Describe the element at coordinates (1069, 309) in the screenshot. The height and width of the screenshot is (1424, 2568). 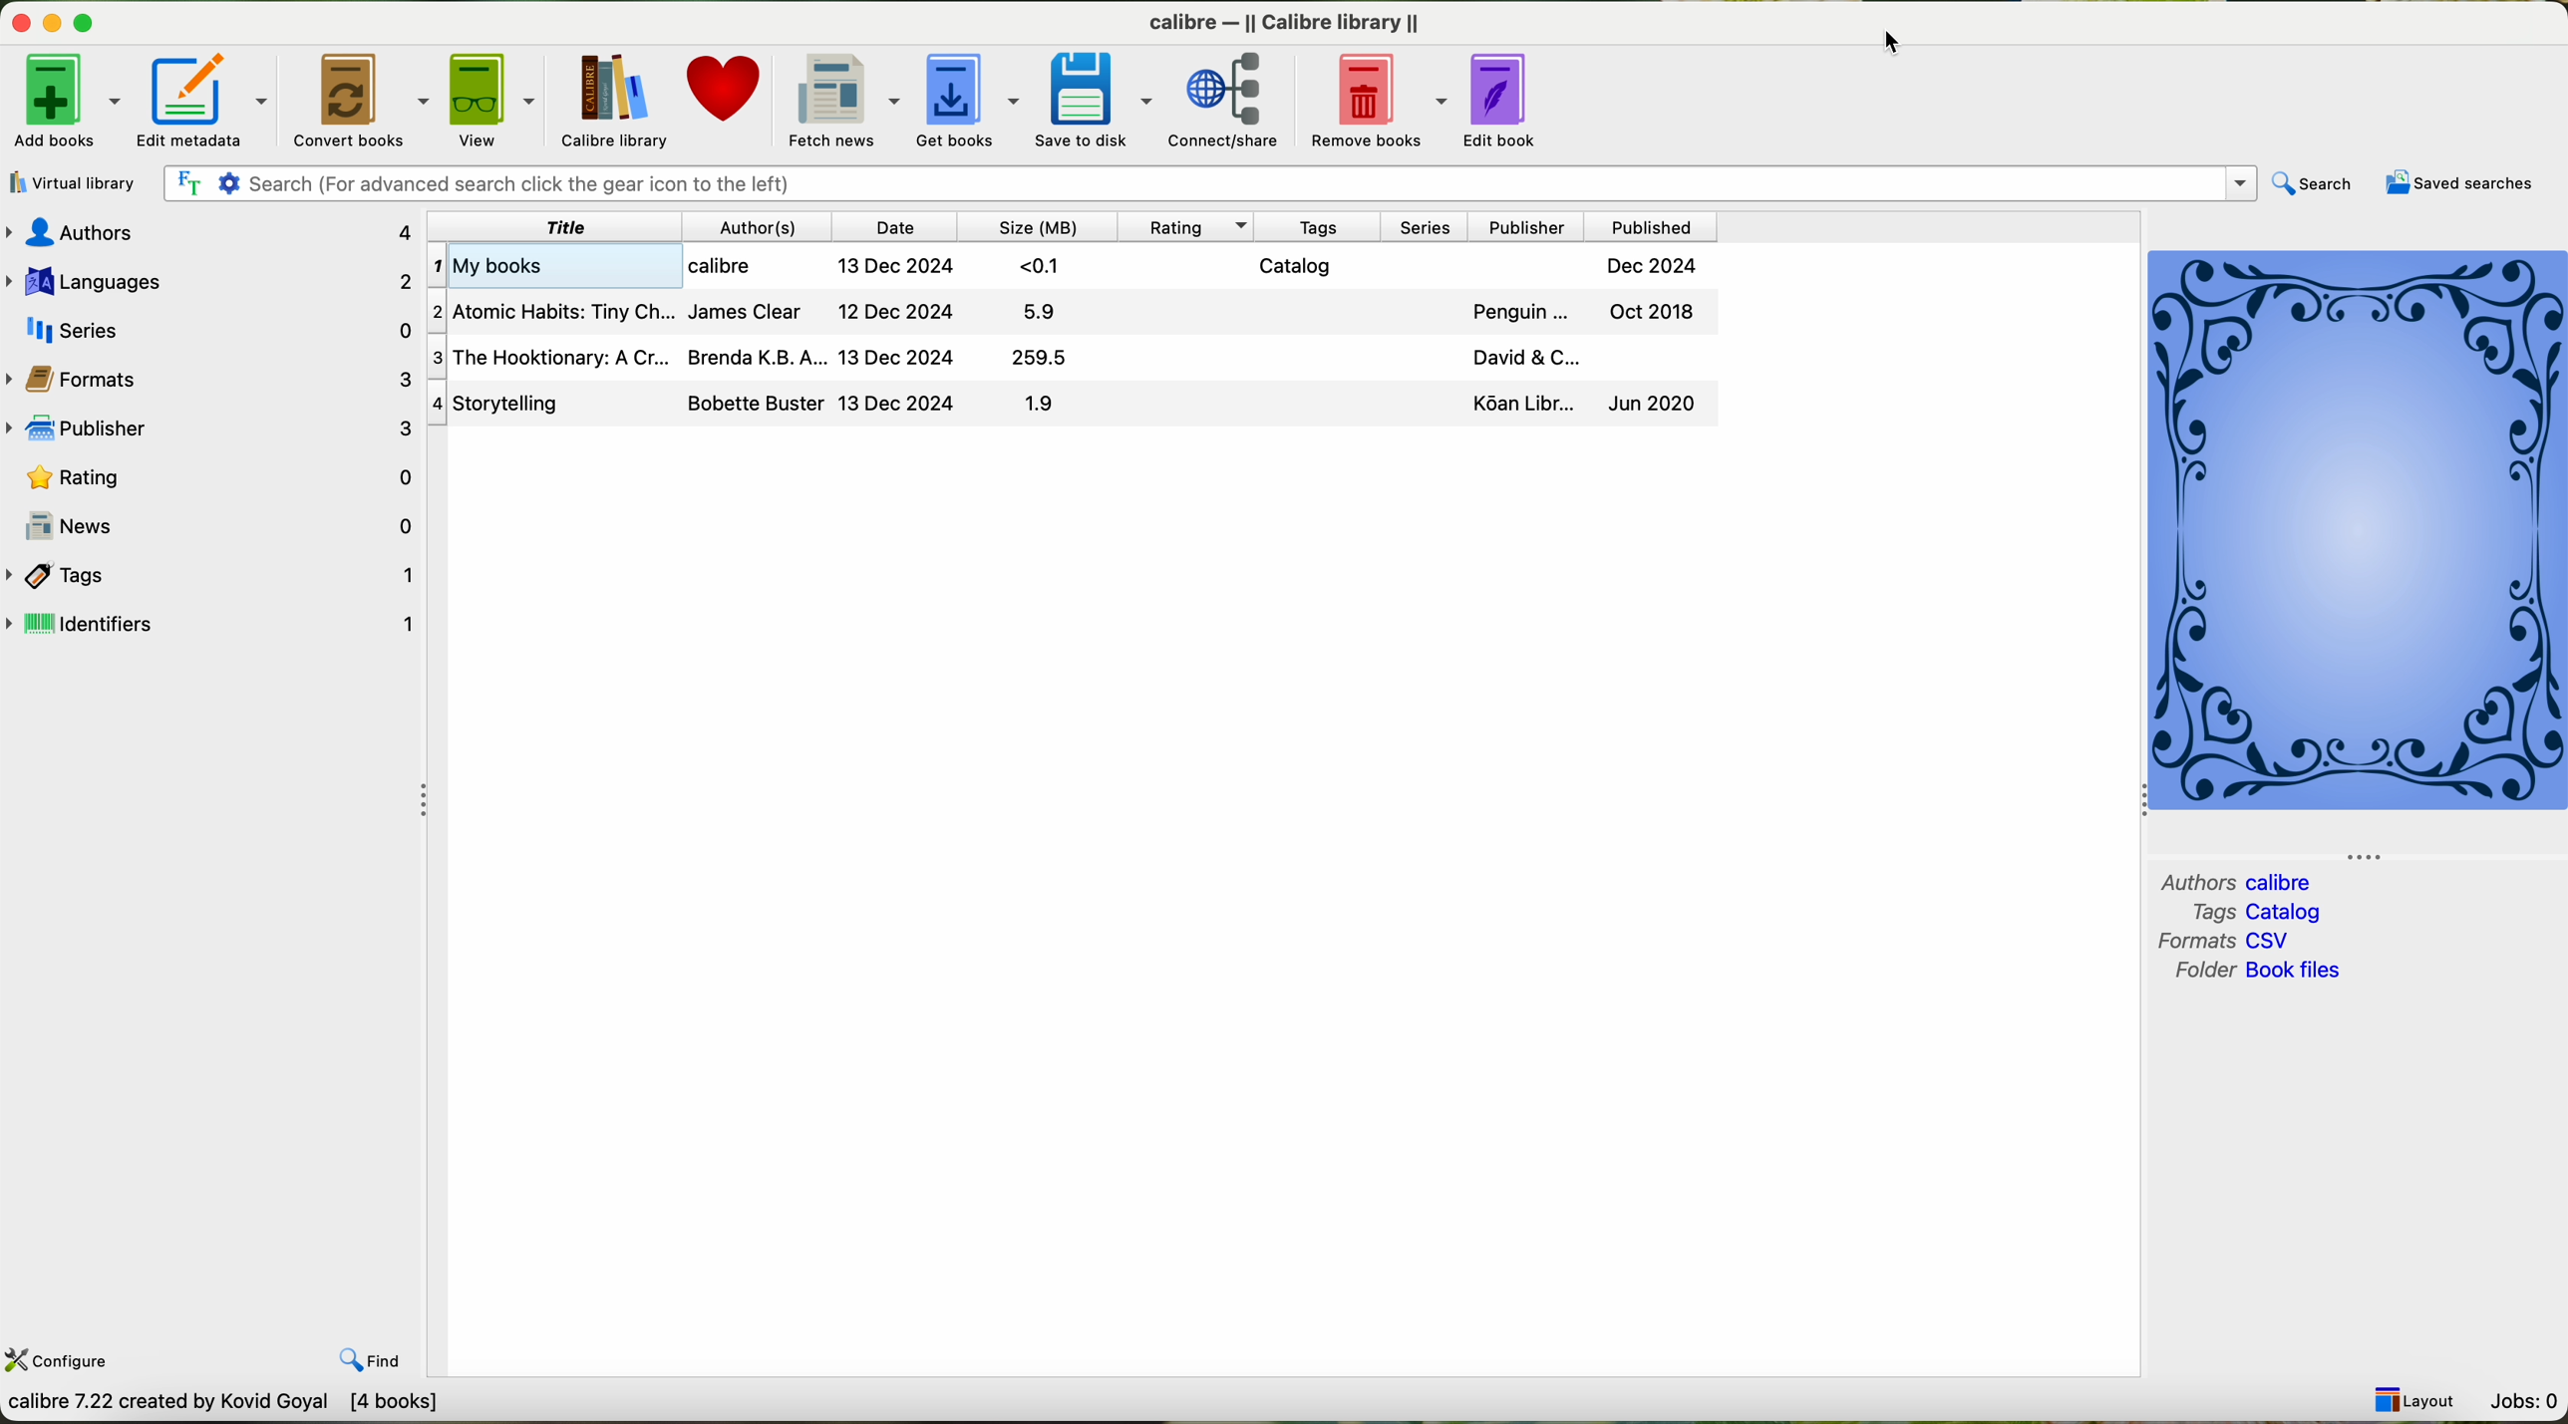
I see `Atomic Habits book details` at that location.